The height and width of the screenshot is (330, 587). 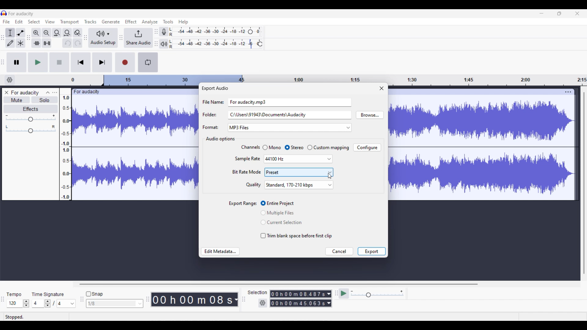 What do you see at coordinates (46, 33) in the screenshot?
I see `Zoom out` at bounding box center [46, 33].